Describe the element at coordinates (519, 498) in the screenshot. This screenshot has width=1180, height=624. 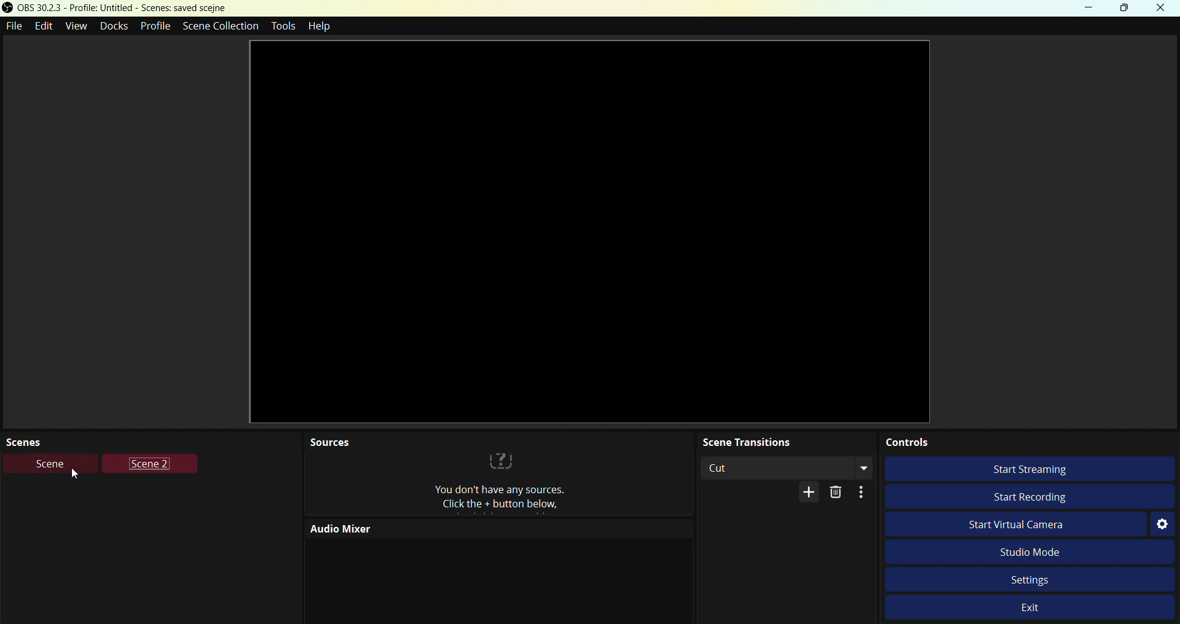
I see `Sources` at that location.